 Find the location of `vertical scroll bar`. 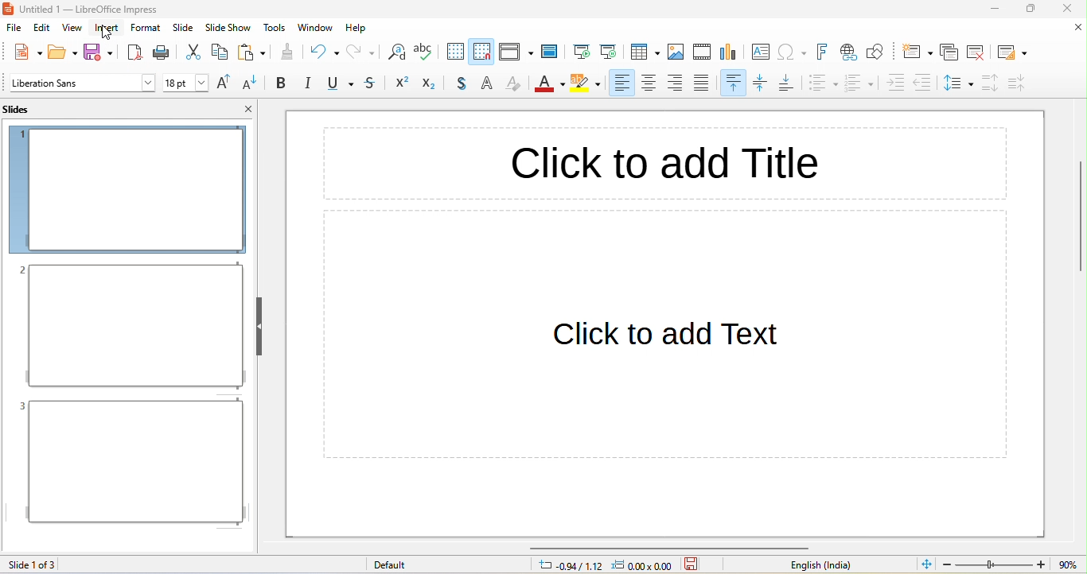

vertical scroll bar is located at coordinates (1078, 216).